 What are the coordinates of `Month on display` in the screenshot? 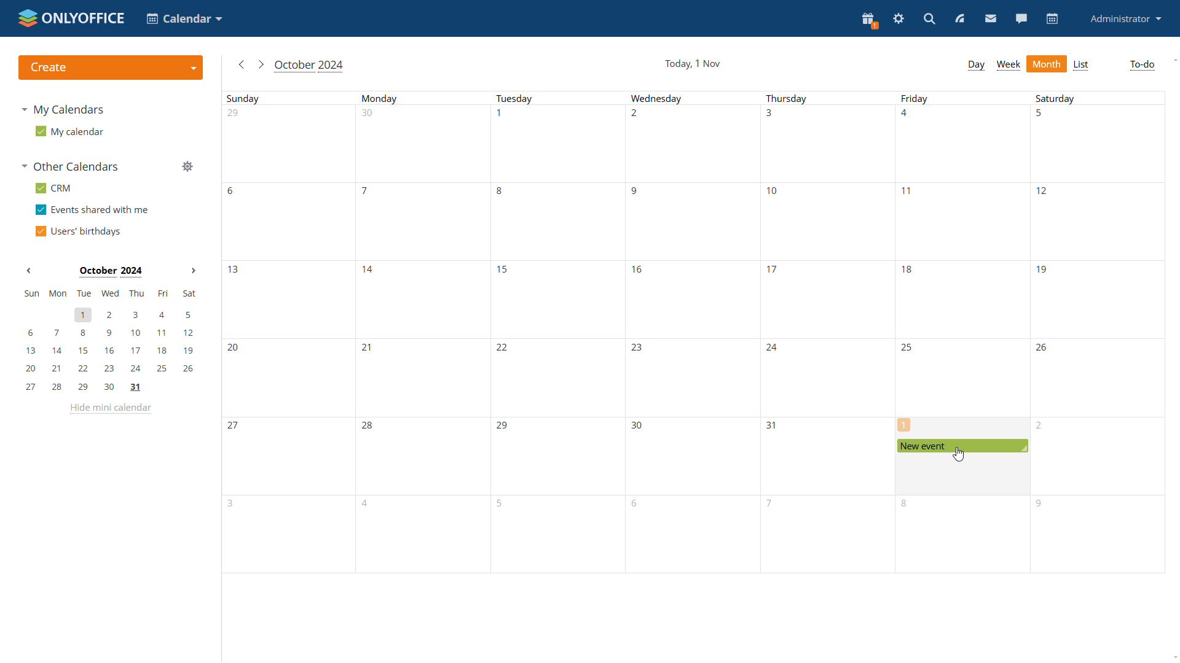 It's located at (109, 271).